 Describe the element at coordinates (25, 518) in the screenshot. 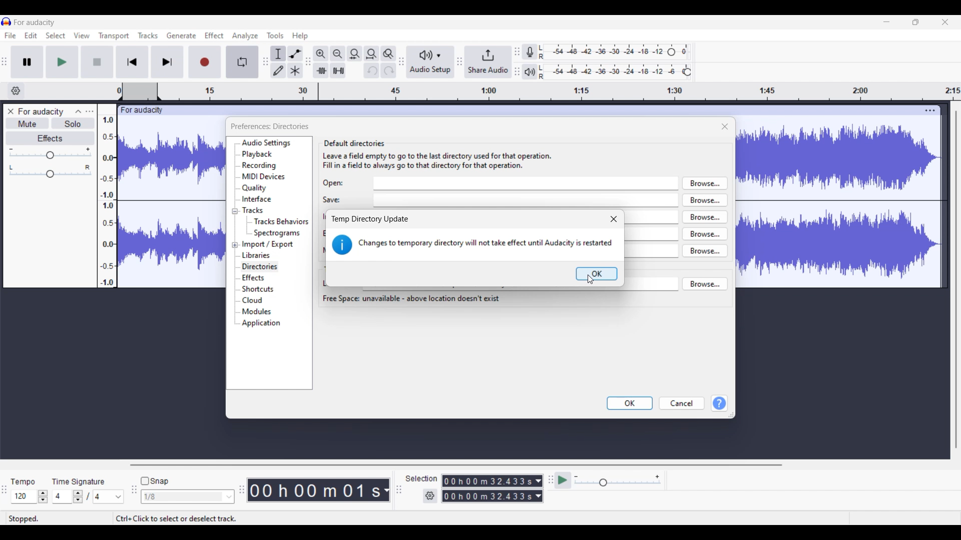

I see `Status of current track` at that location.